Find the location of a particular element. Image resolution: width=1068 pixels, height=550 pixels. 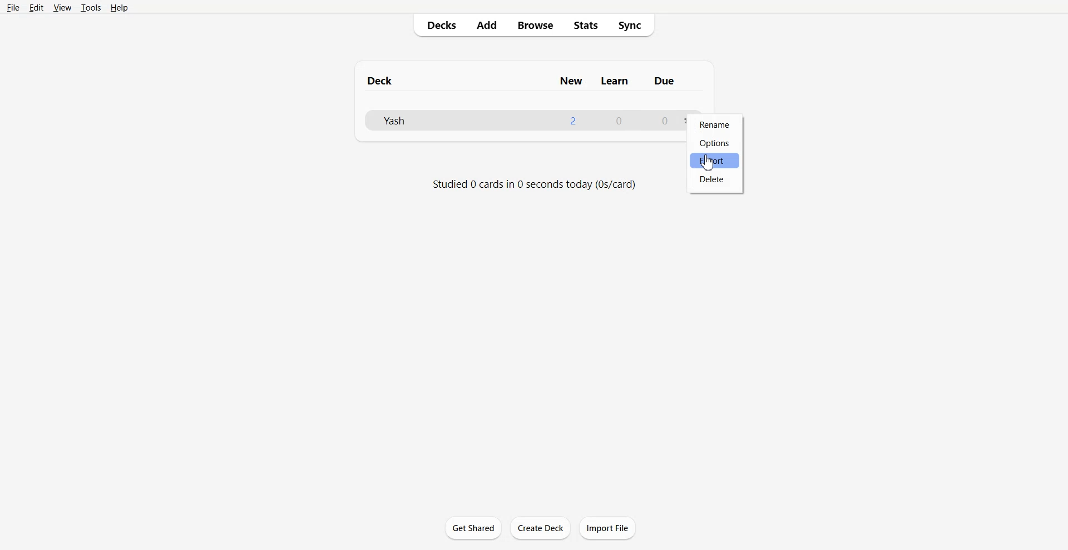

Delete is located at coordinates (714, 179).